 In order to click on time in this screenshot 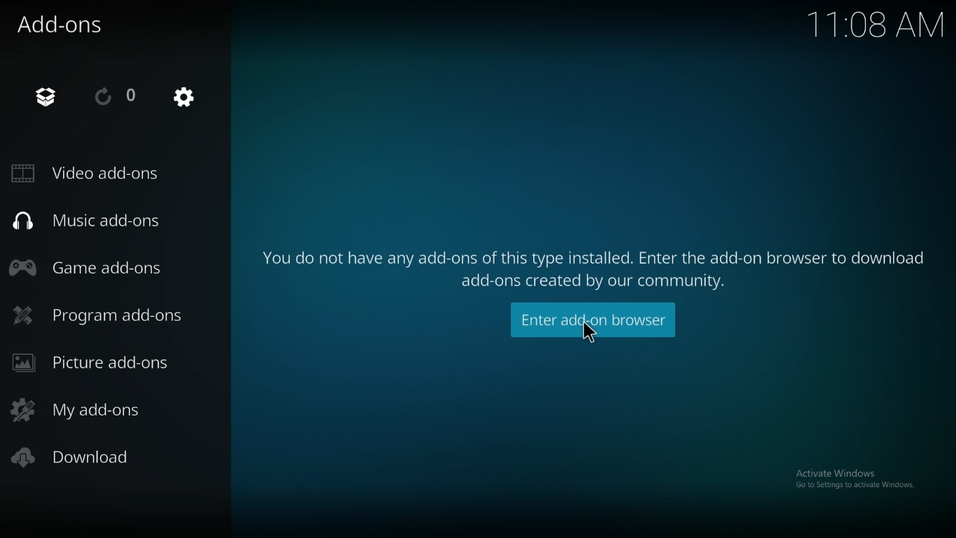, I will do `click(872, 23)`.